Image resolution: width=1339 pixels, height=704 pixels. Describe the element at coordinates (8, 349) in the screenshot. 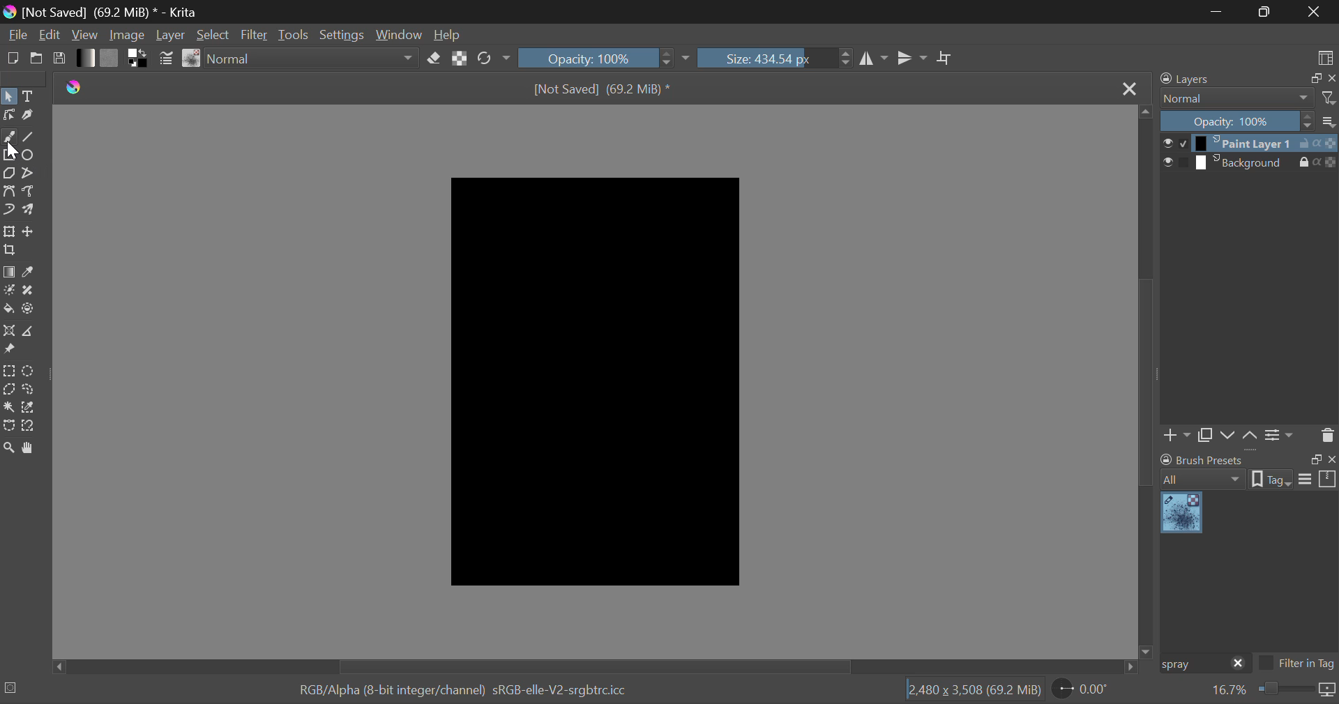

I see `Reference Images` at that location.